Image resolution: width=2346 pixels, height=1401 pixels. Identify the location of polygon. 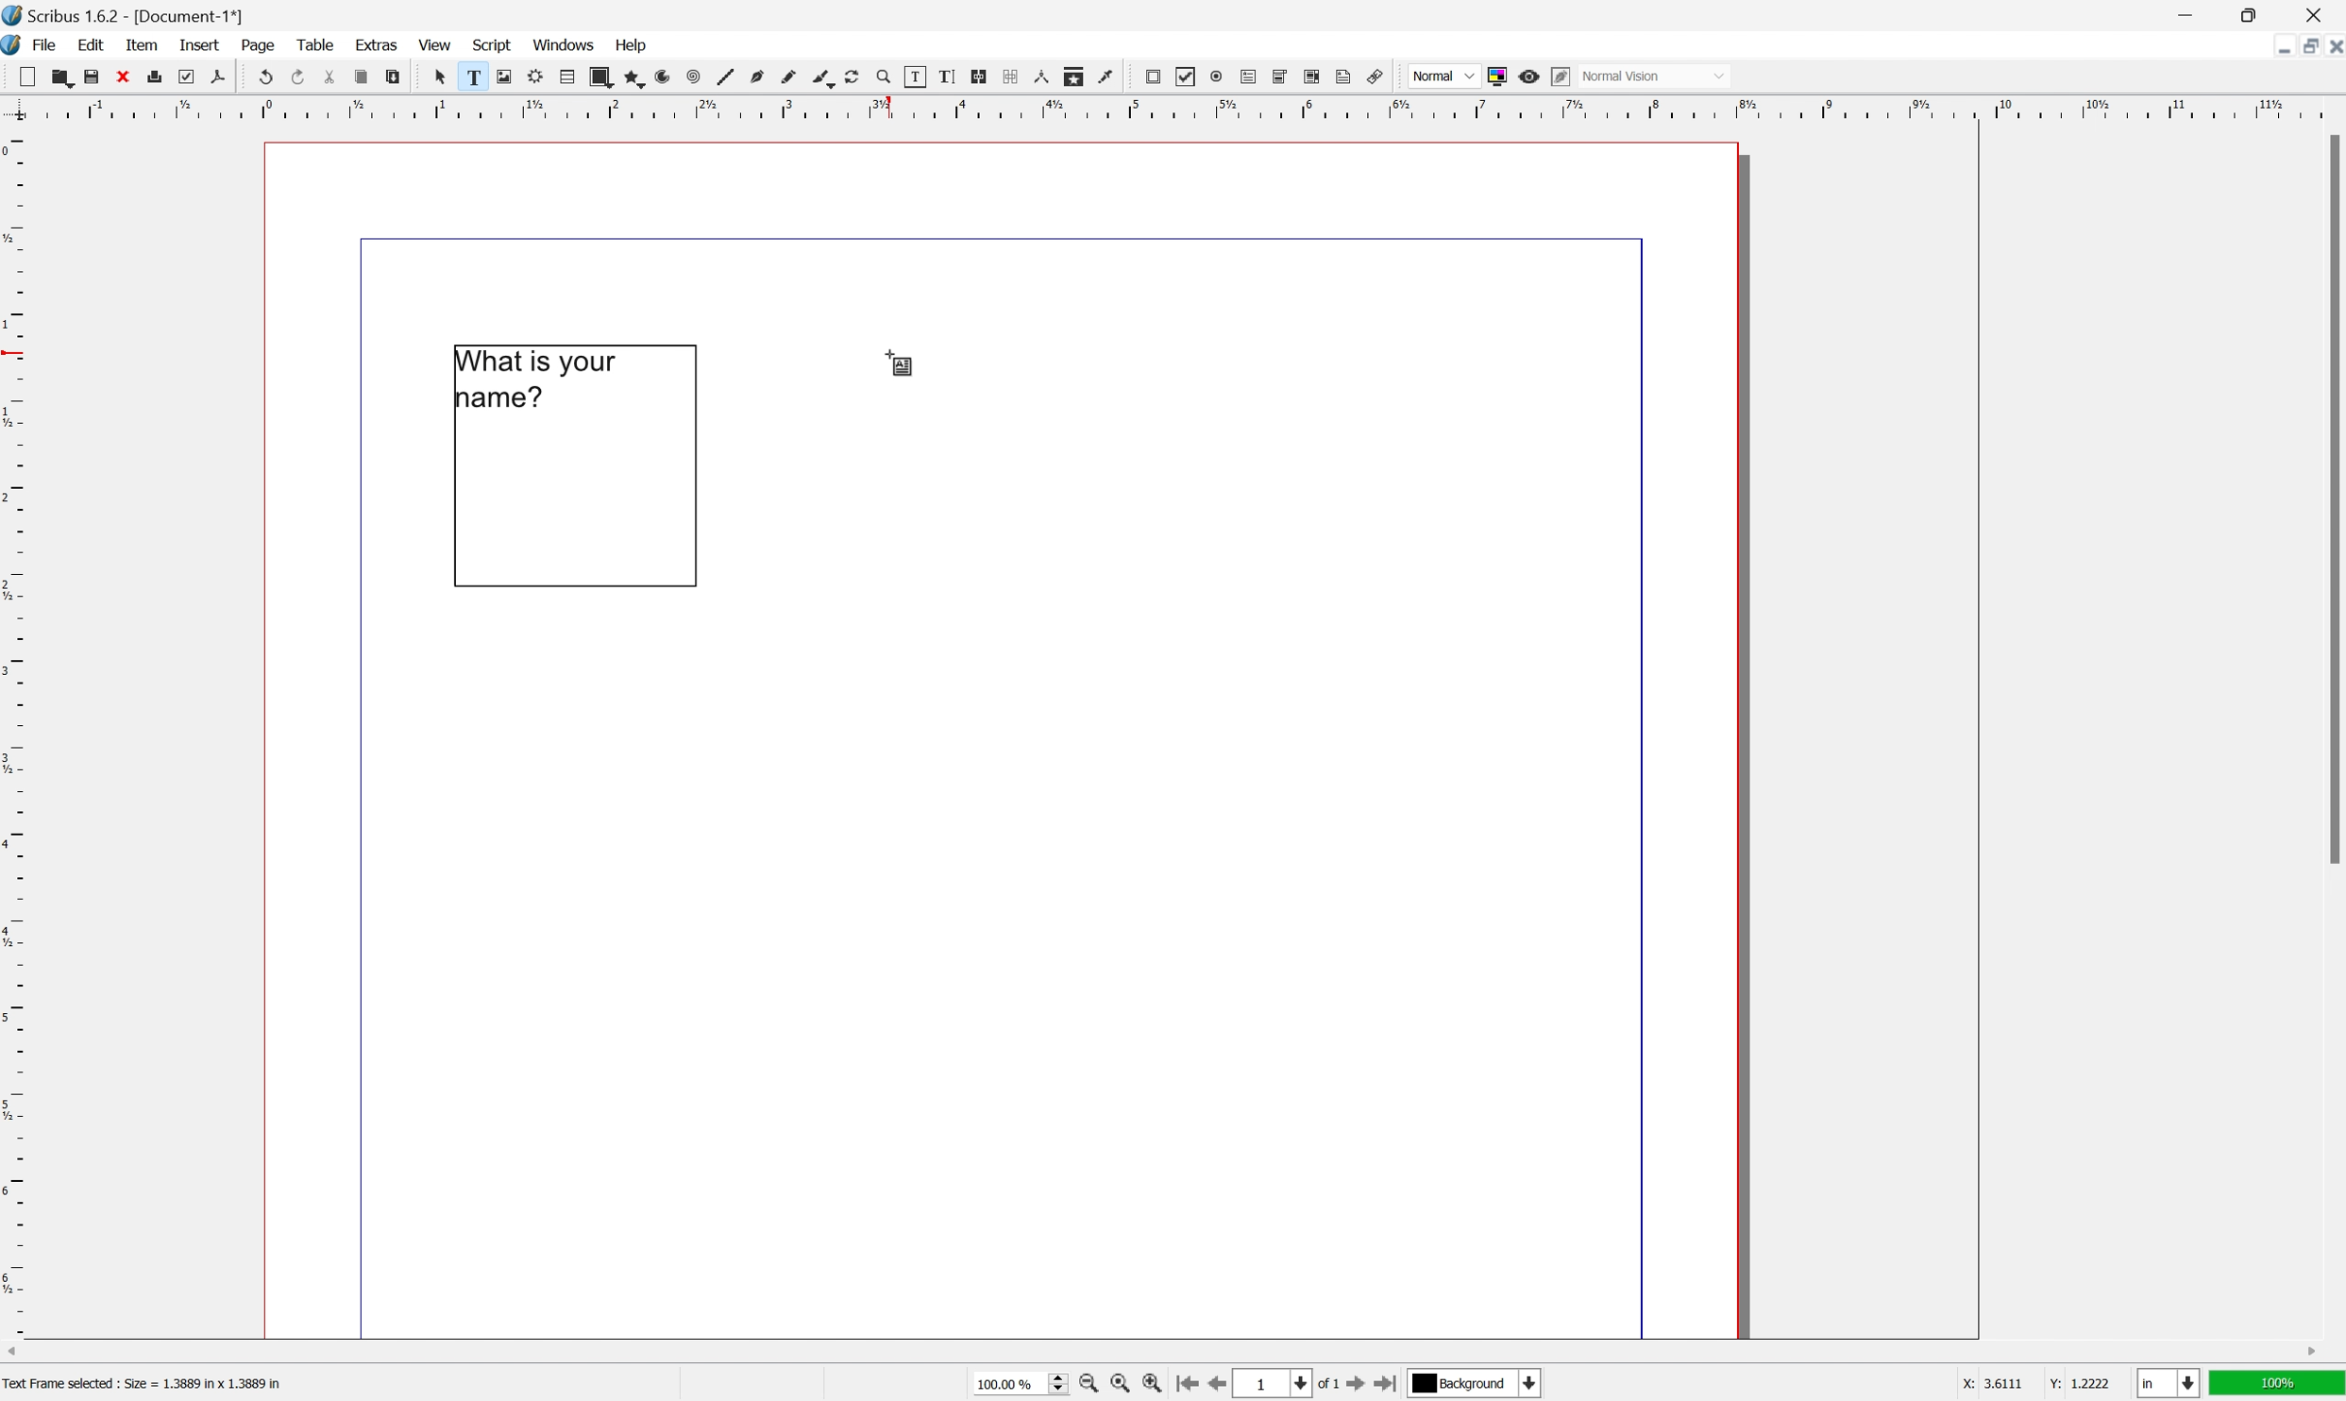
(636, 79).